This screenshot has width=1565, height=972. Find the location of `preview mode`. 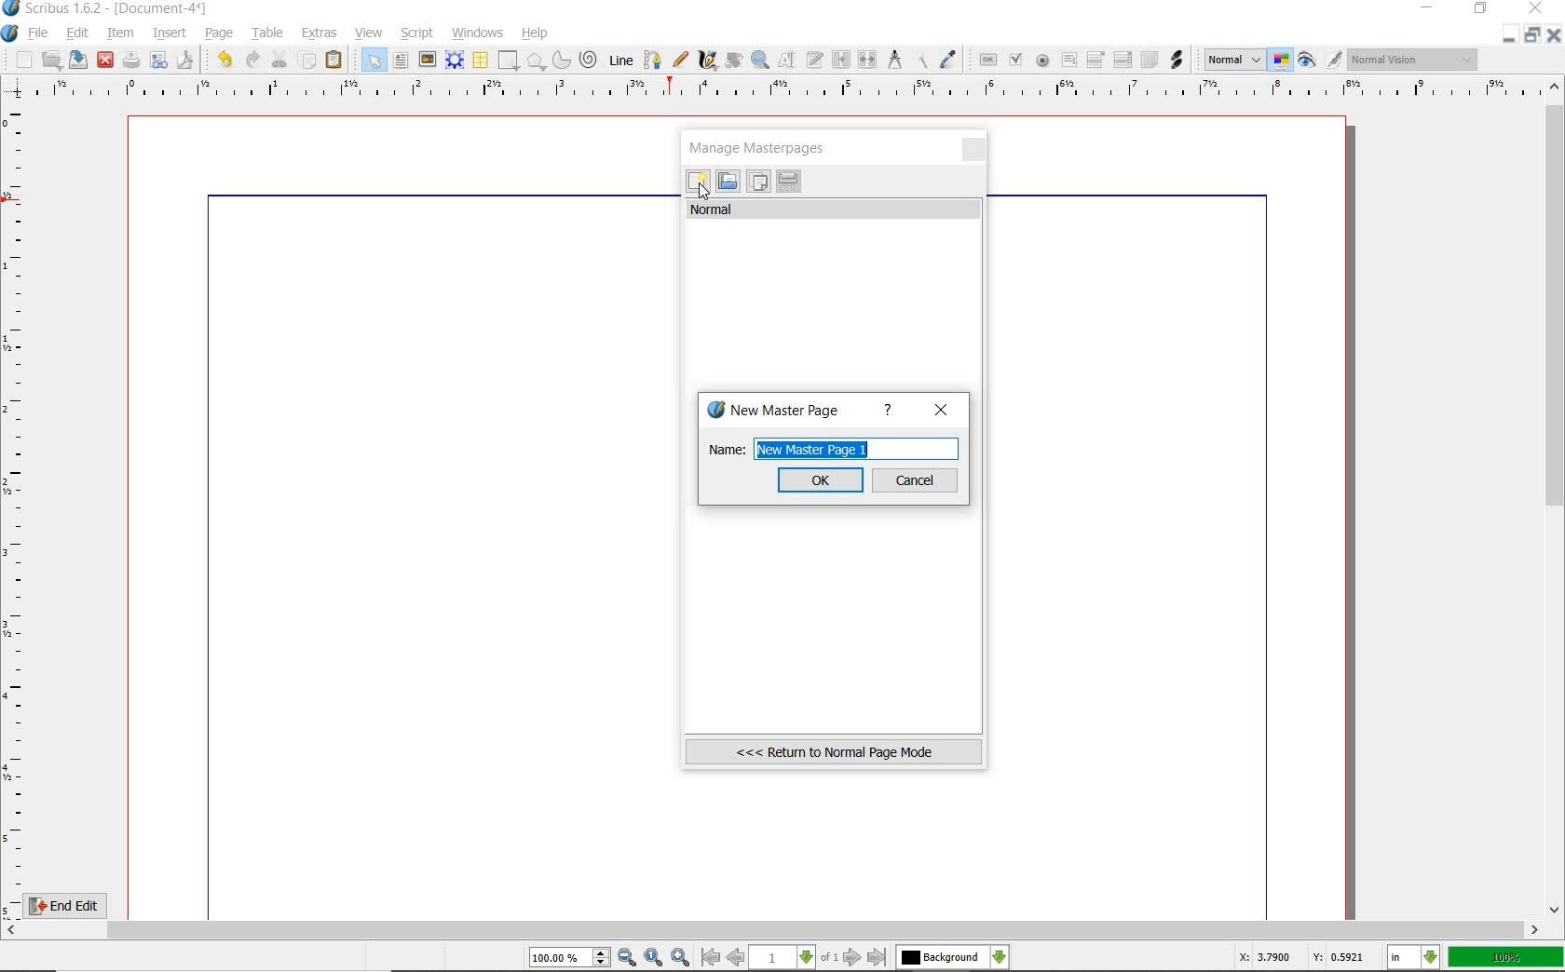

preview mode is located at coordinates (1321, 60).